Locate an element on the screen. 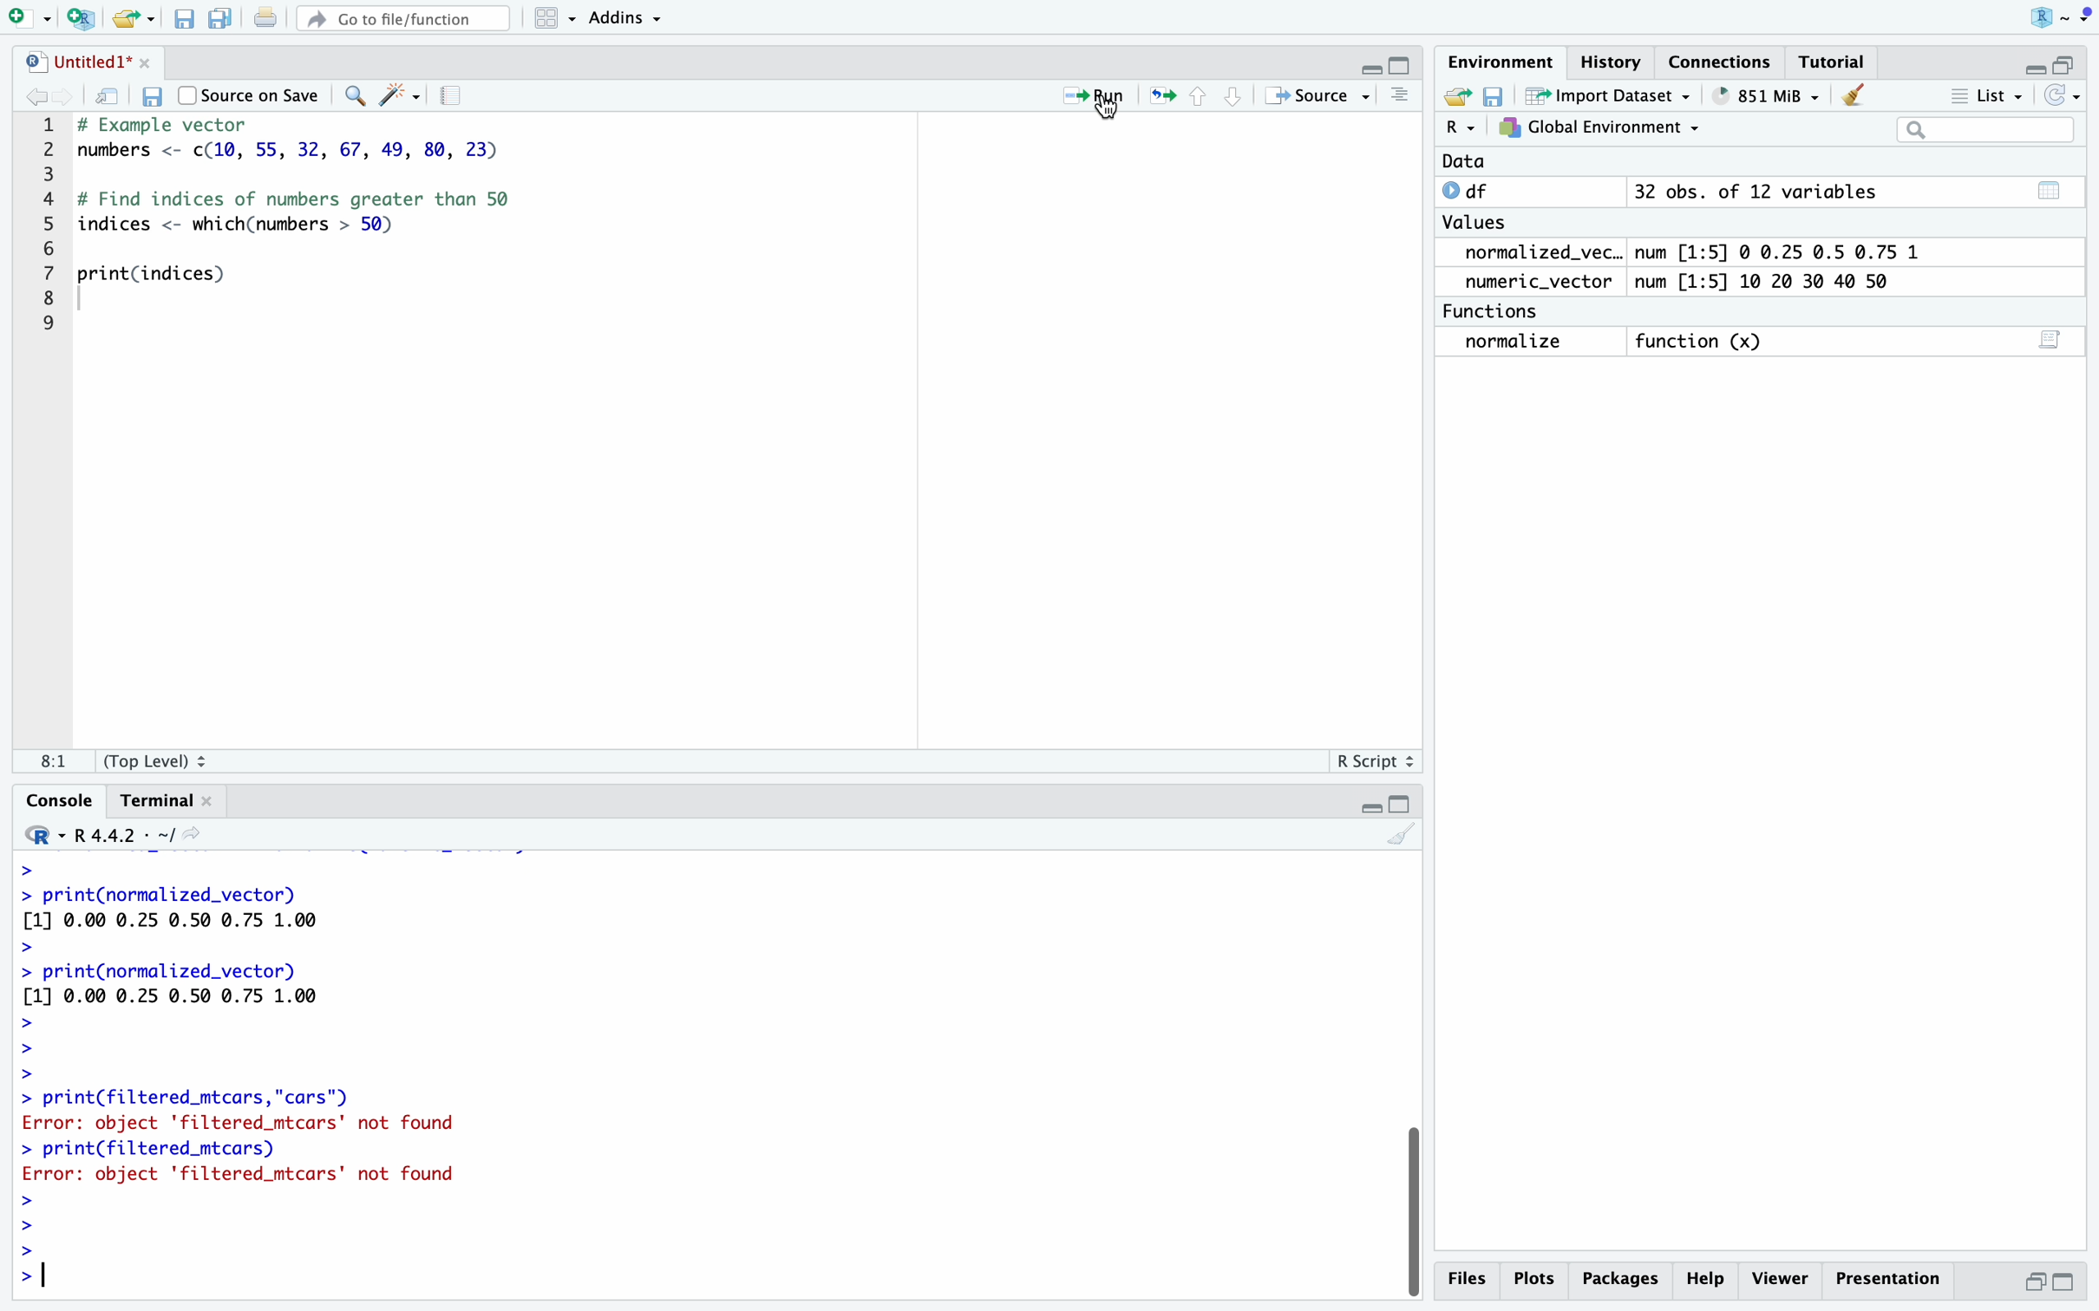  Data is located at coordinates (1463, 162).